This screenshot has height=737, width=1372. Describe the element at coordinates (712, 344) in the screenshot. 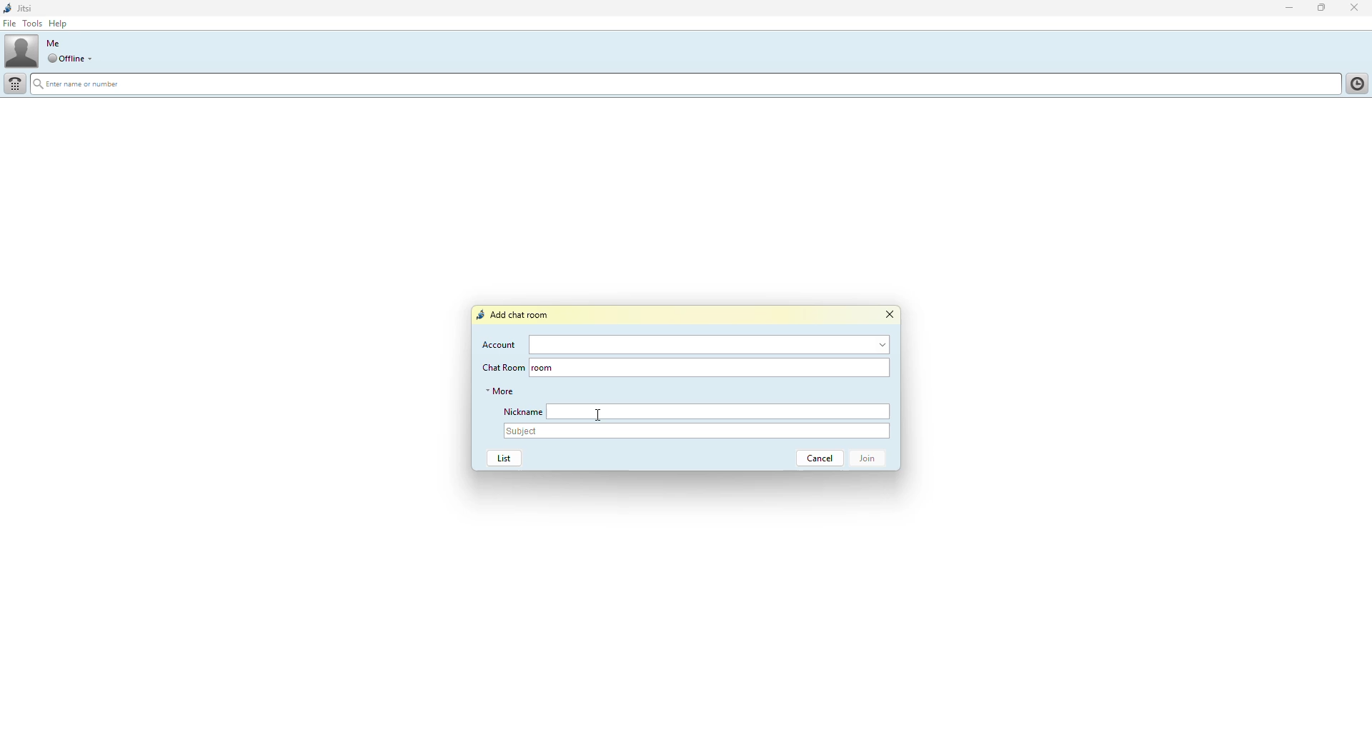

I see `account` at that location.